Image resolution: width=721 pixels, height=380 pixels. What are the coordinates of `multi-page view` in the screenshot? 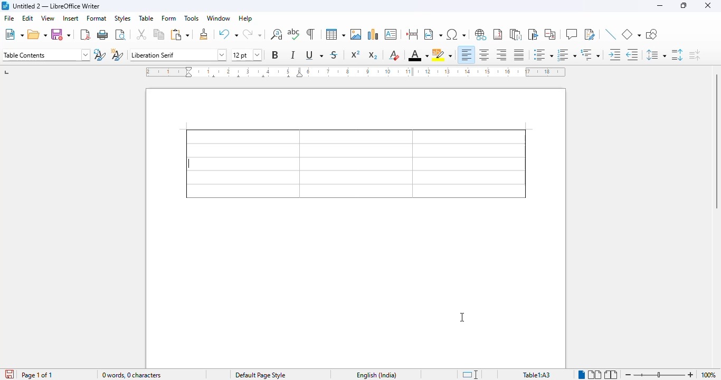 It's located at (595, 374).